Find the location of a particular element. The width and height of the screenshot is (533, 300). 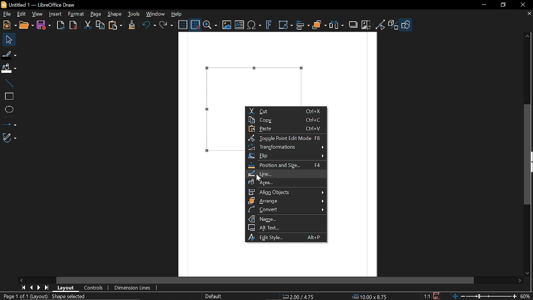

Arrange is located at coordinates (320, 25).